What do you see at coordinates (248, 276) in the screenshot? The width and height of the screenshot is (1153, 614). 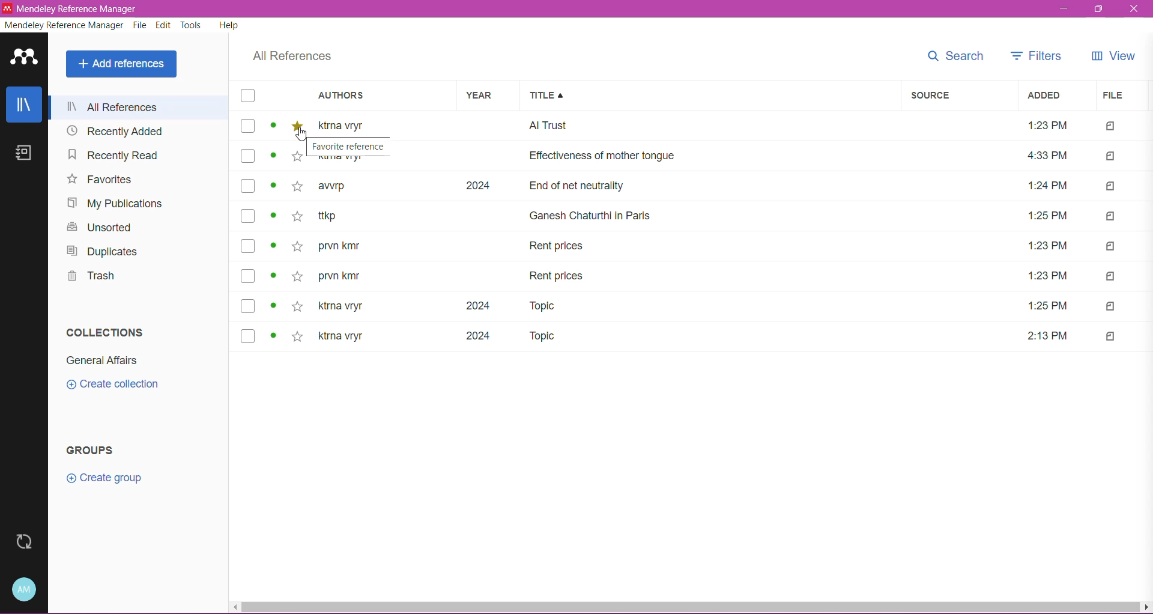 I see `Click to select` at bounding box center [248, 276].